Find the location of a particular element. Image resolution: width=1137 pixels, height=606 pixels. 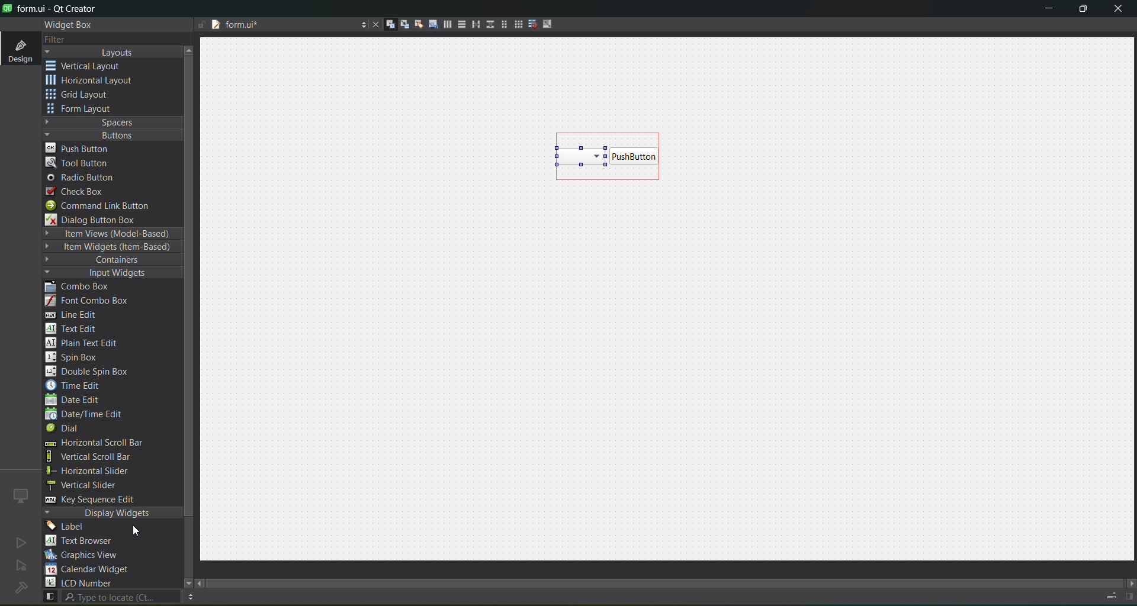

radio is located at coordinates (84, 178).